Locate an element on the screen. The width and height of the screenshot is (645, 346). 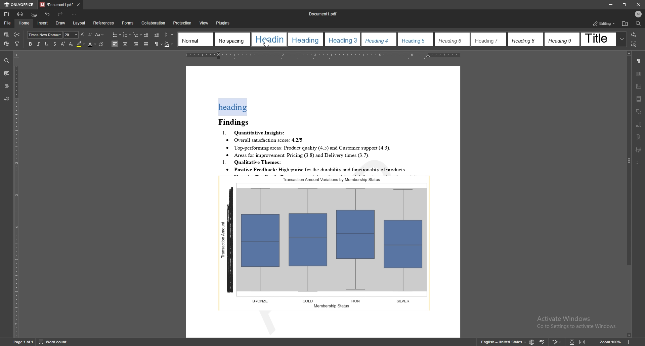
italic is located at coordinates (38, 44).